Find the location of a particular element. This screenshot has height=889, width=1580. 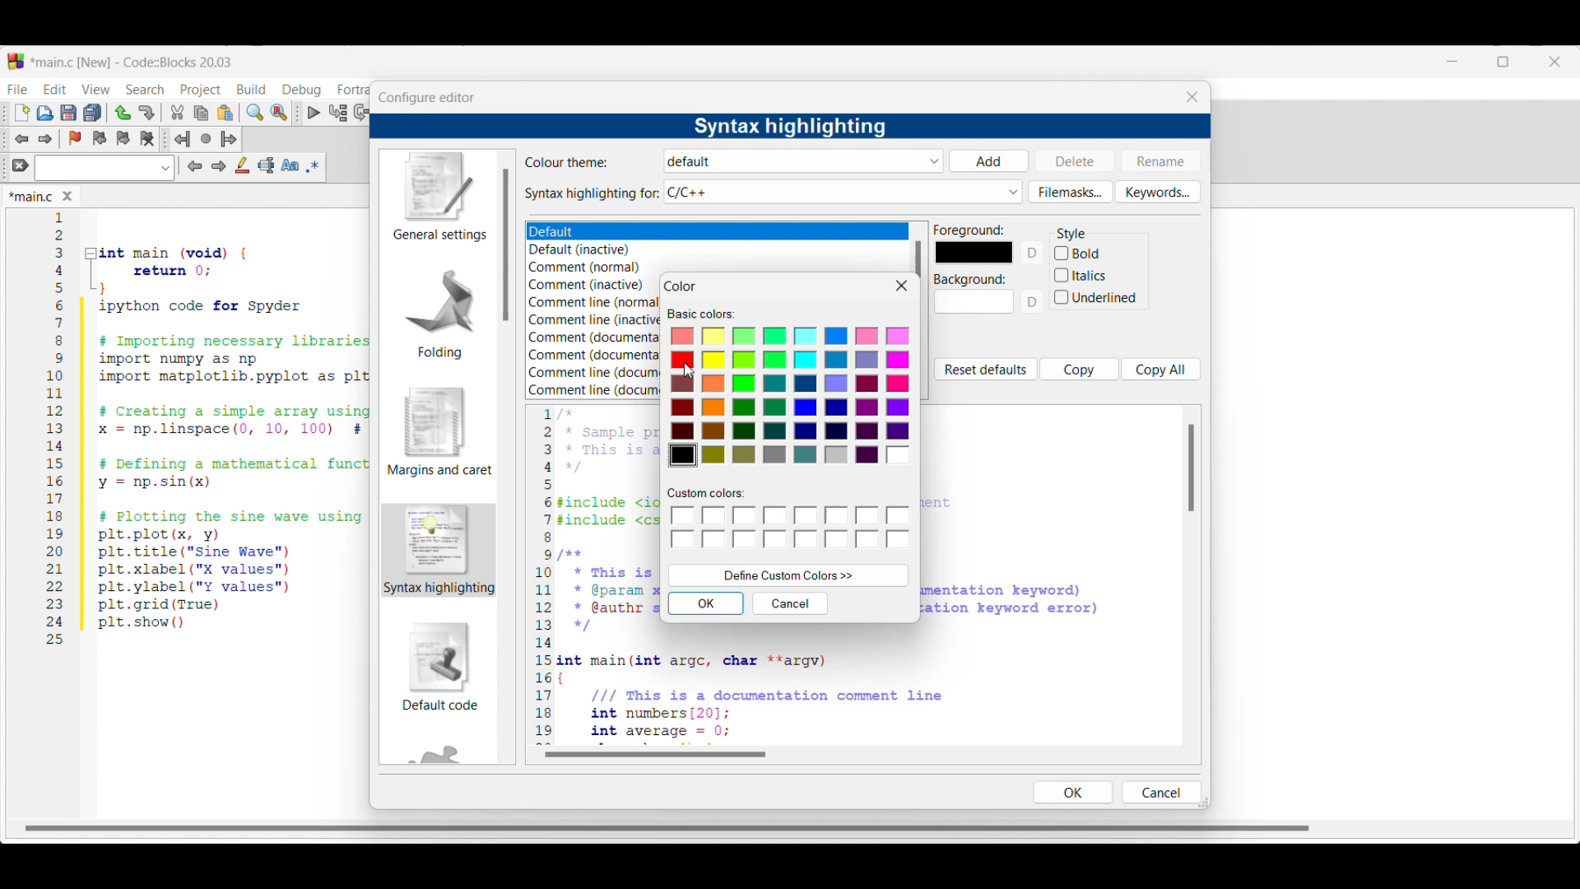

Custom color options is located at coordinates (792, 528).